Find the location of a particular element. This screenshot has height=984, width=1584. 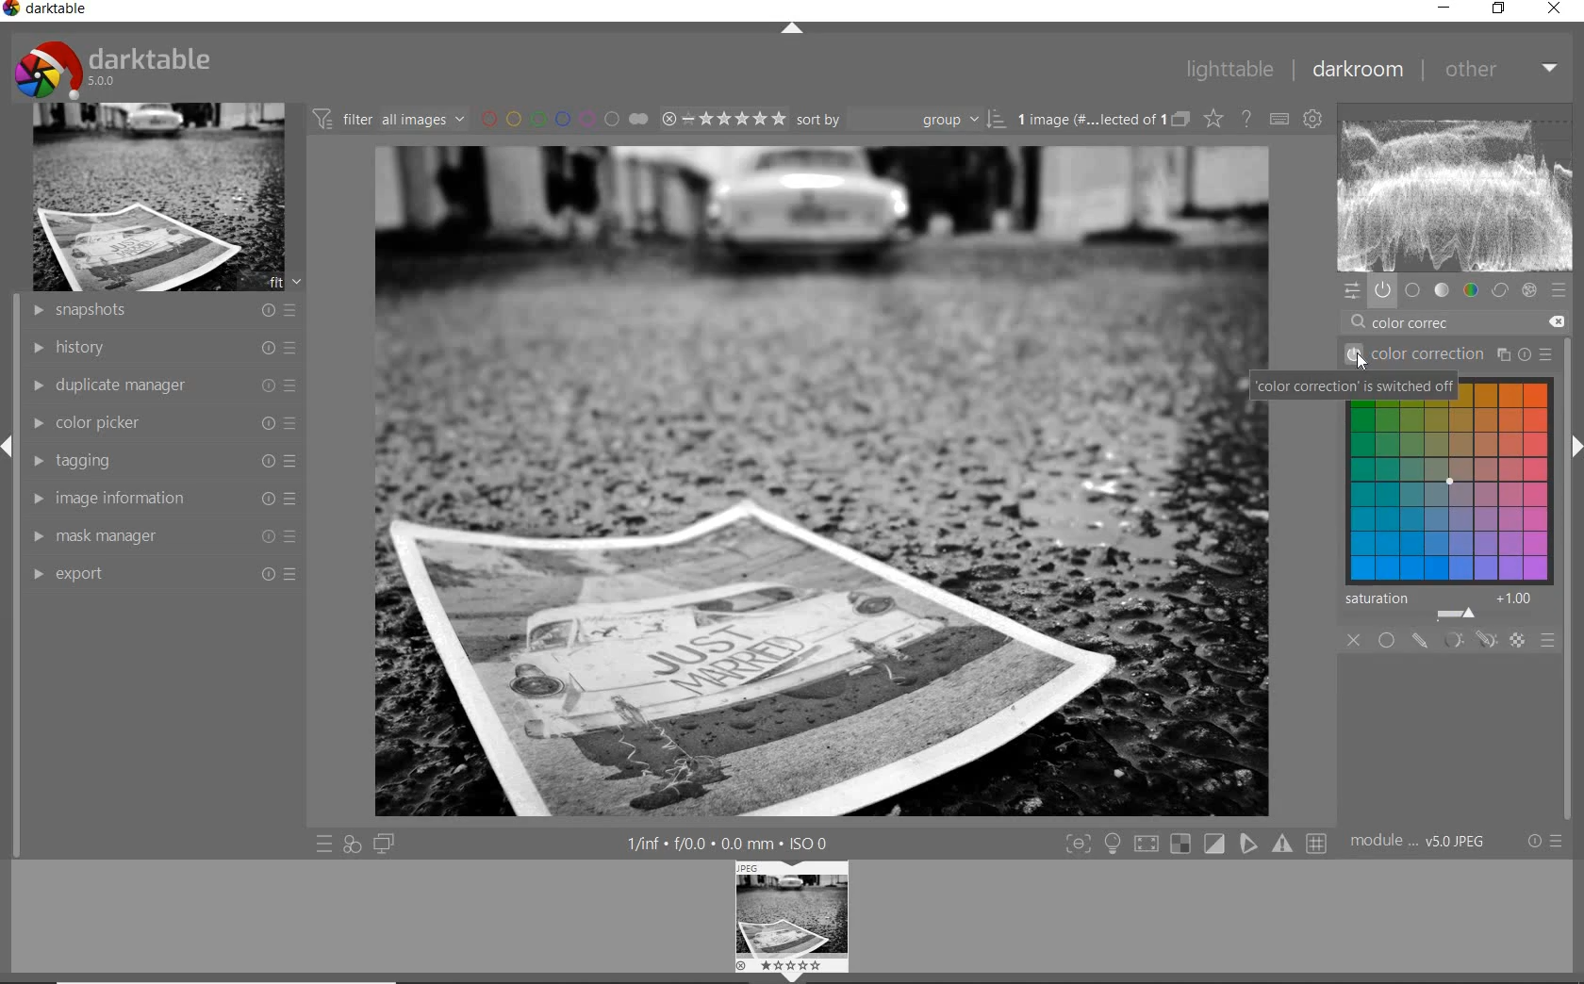

selected images is located at coordinates (1091, 120).